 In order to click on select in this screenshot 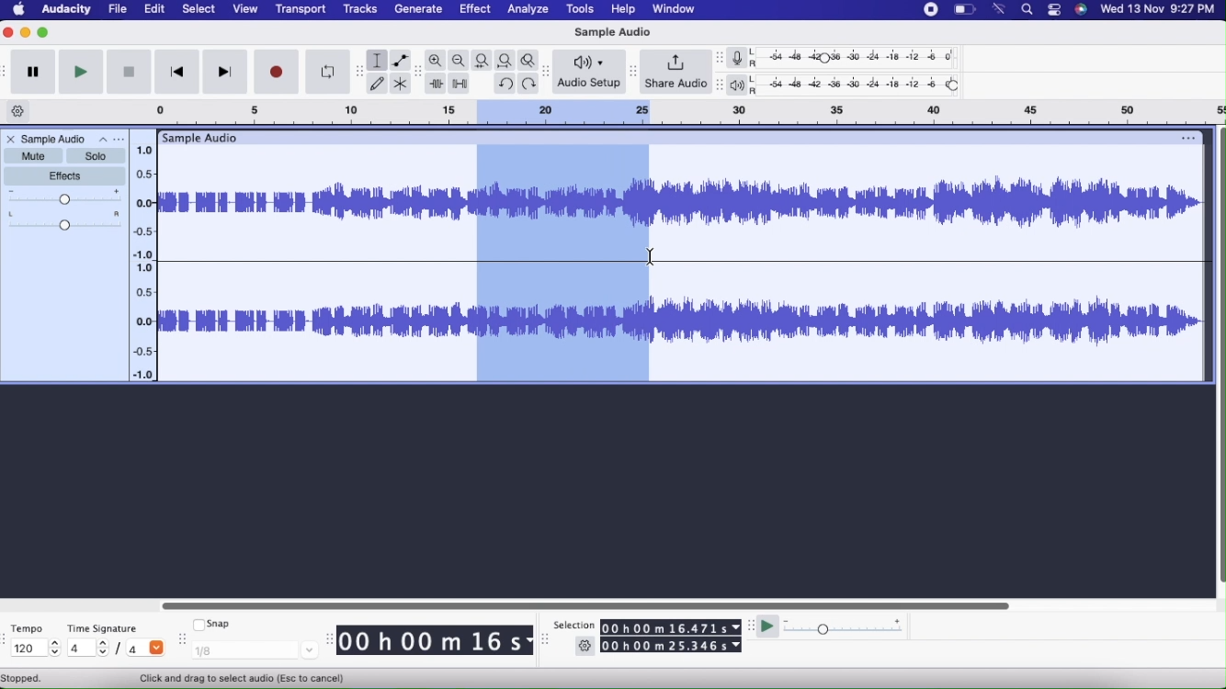, I will do `click(199, 10)`.